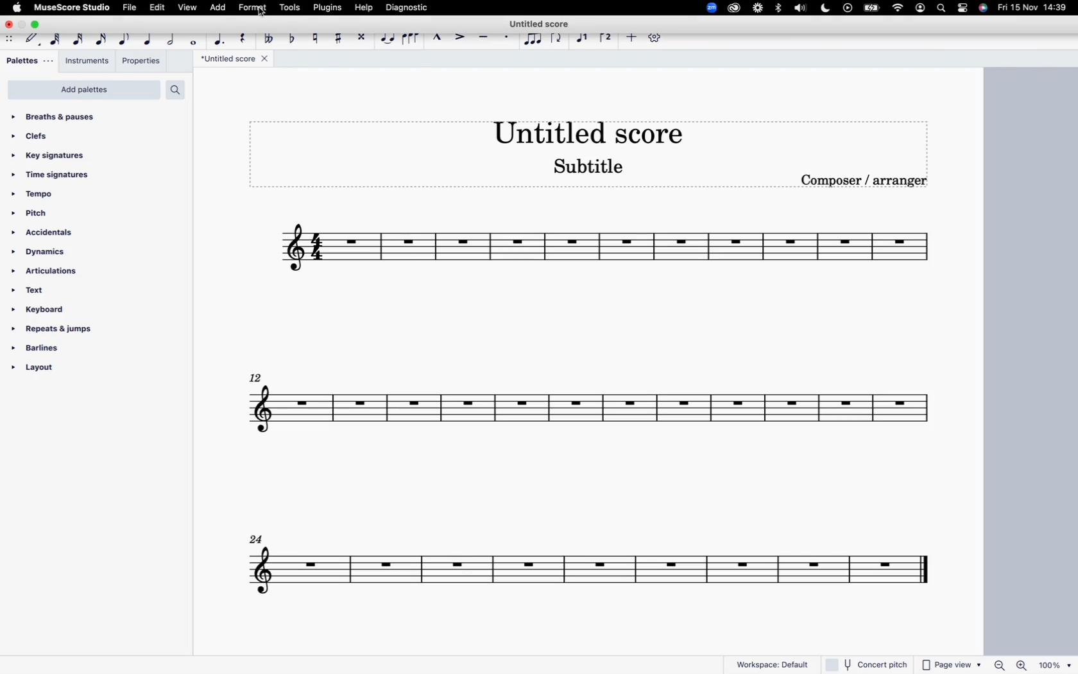  I want to click on date, so click(1034, 10).